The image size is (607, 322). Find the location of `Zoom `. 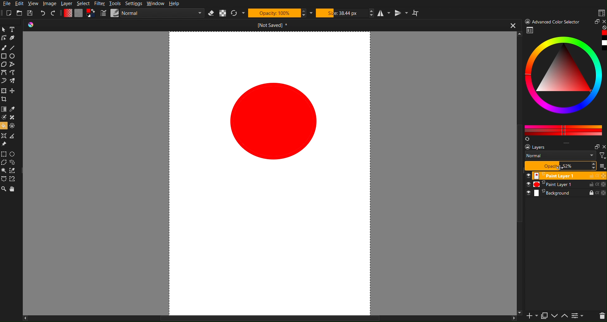

Zoom  is located at coordinates (4, 189).